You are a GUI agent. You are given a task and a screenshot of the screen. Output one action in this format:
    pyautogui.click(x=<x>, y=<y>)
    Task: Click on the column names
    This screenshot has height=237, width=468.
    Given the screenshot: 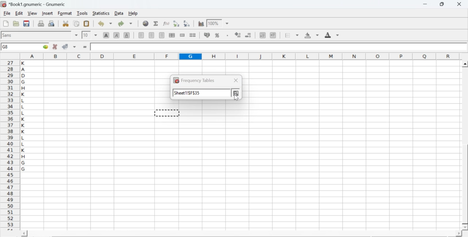 What is the action you would take?
    pyautogui.click(x=239, y=56)
    